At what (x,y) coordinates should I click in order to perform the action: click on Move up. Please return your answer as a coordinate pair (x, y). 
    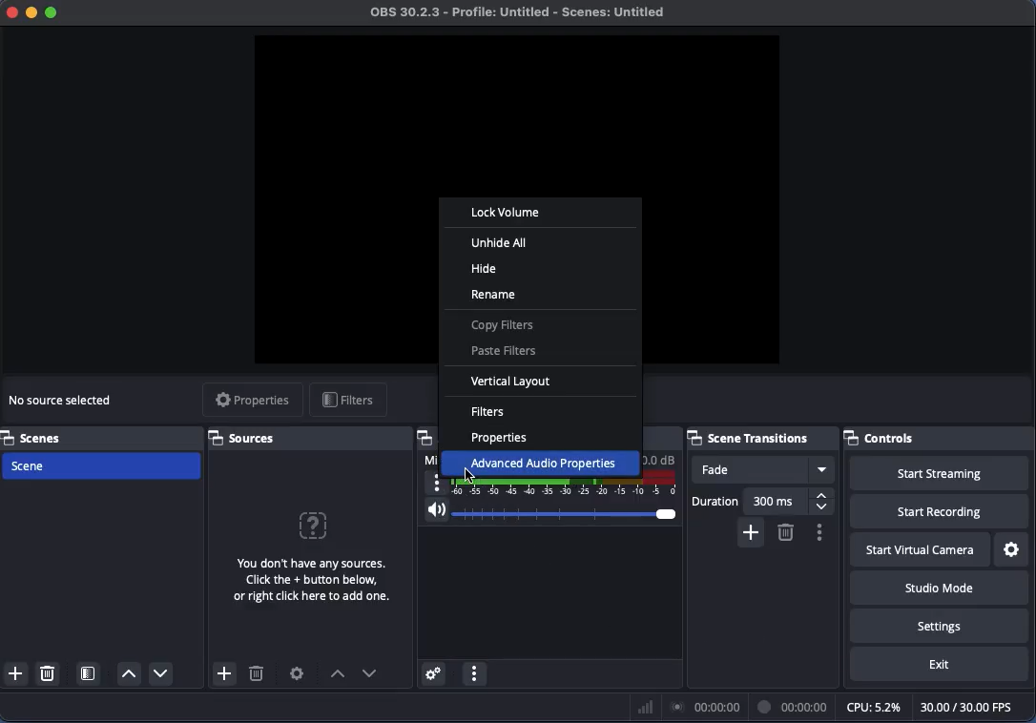
    Looking at the image, I should click on (129, 674).